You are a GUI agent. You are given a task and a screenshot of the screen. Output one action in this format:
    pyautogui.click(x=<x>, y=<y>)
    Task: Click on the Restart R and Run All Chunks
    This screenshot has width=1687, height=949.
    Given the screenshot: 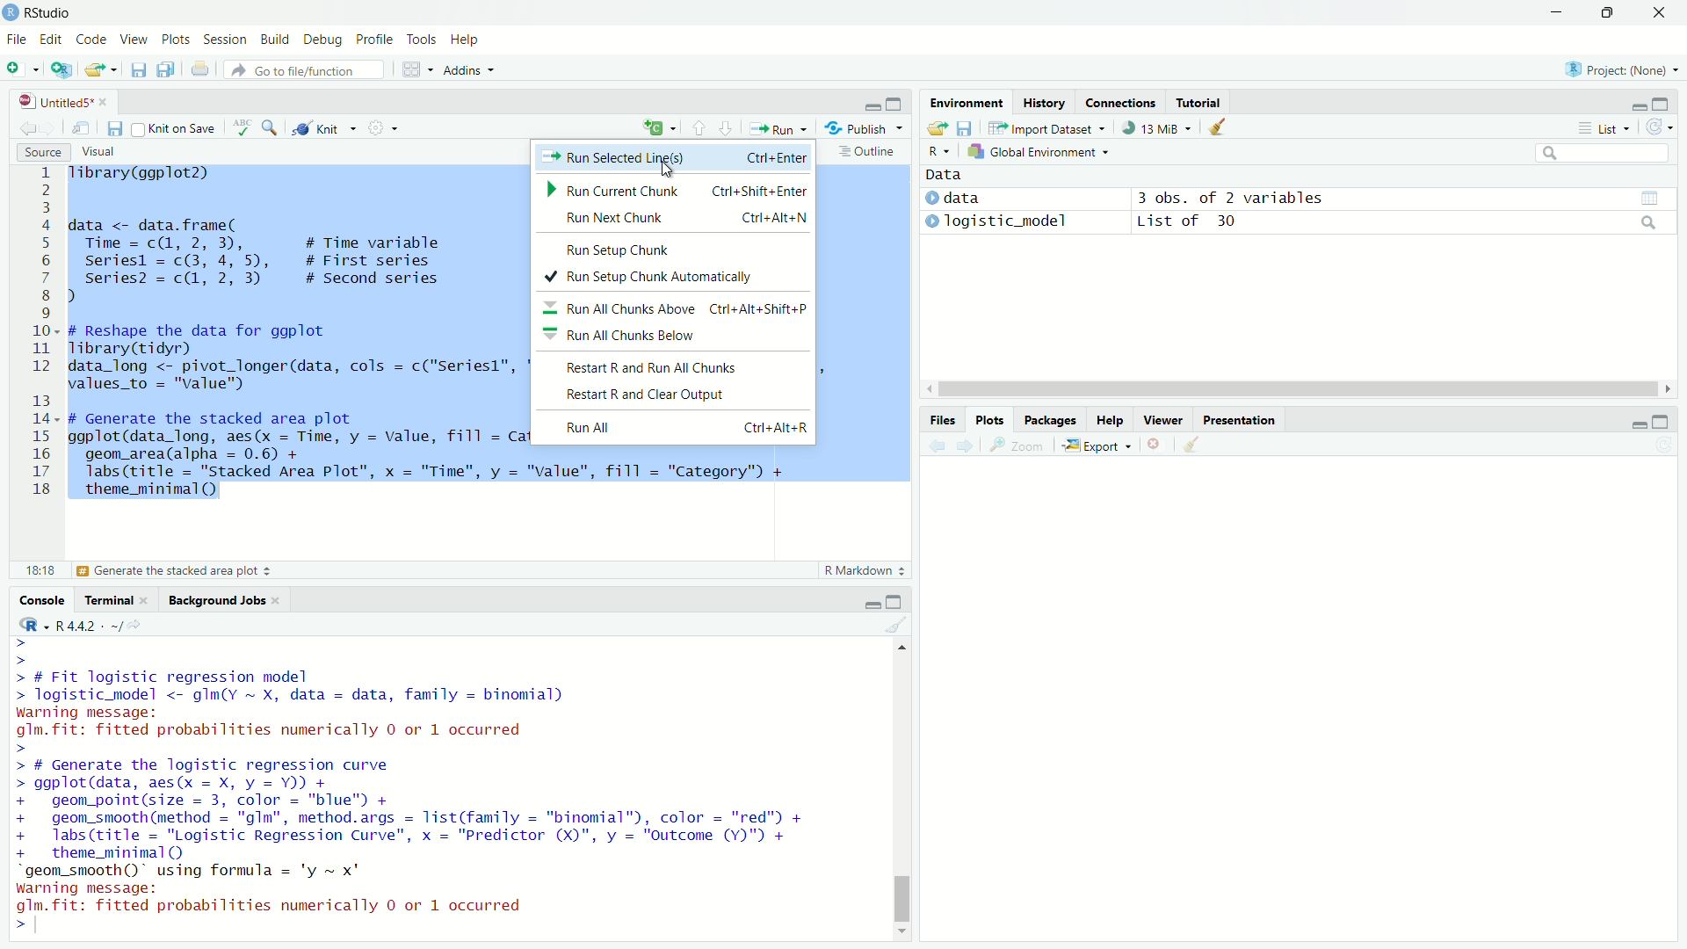 What is the action you would take?
    pyautogui.click(x=655, y=366)
    